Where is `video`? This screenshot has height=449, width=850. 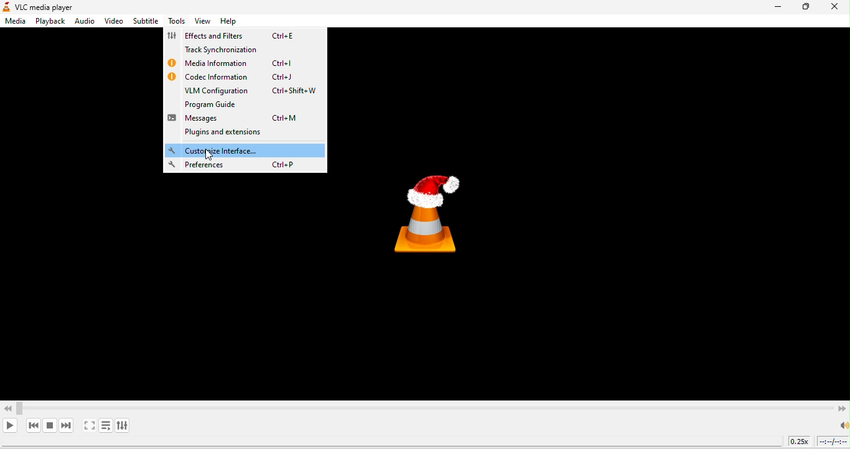 video is located at coordinates (113, 22).